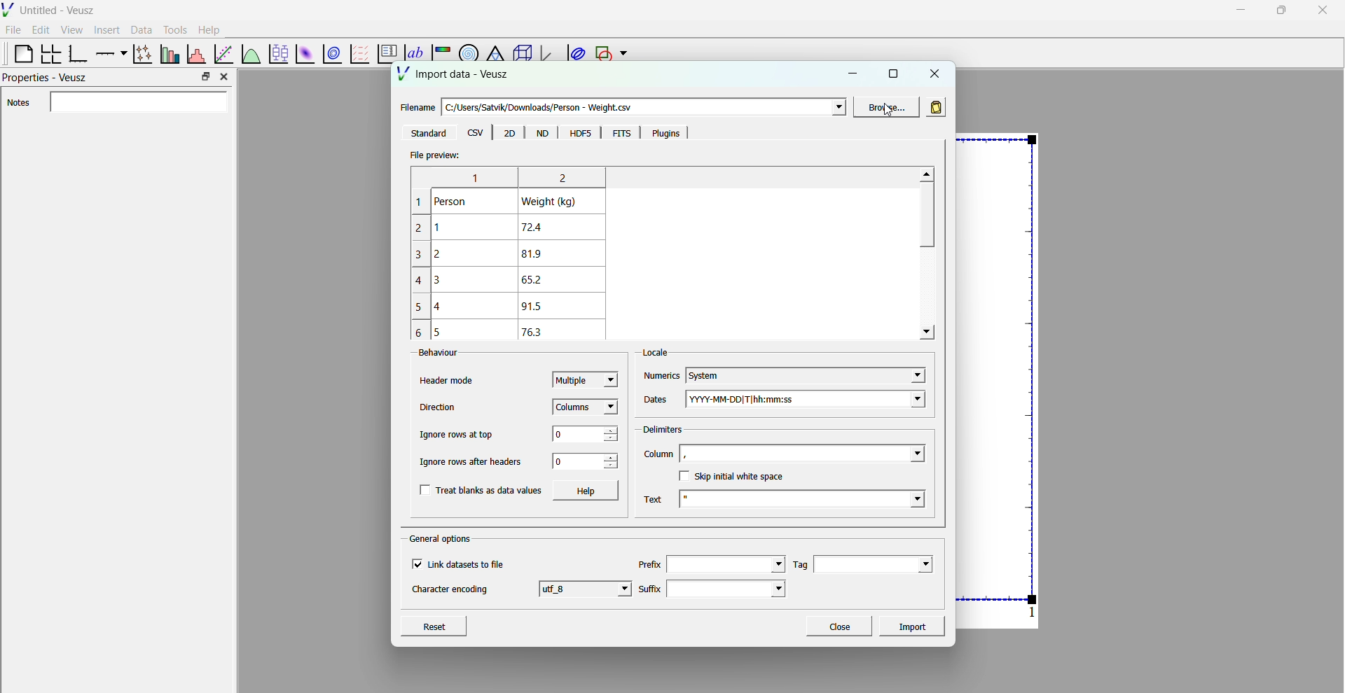  I want to click on plot 2d dataset as an image, so click(303, 54).